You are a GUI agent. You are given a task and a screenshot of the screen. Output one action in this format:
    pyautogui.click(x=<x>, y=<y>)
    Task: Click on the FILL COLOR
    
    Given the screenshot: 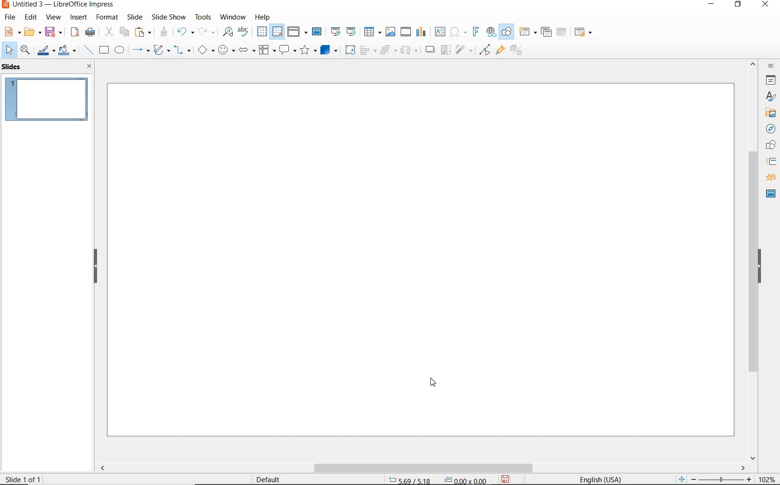 What is the action you would take?
    pyautogui.click(x=67, y=51)
    